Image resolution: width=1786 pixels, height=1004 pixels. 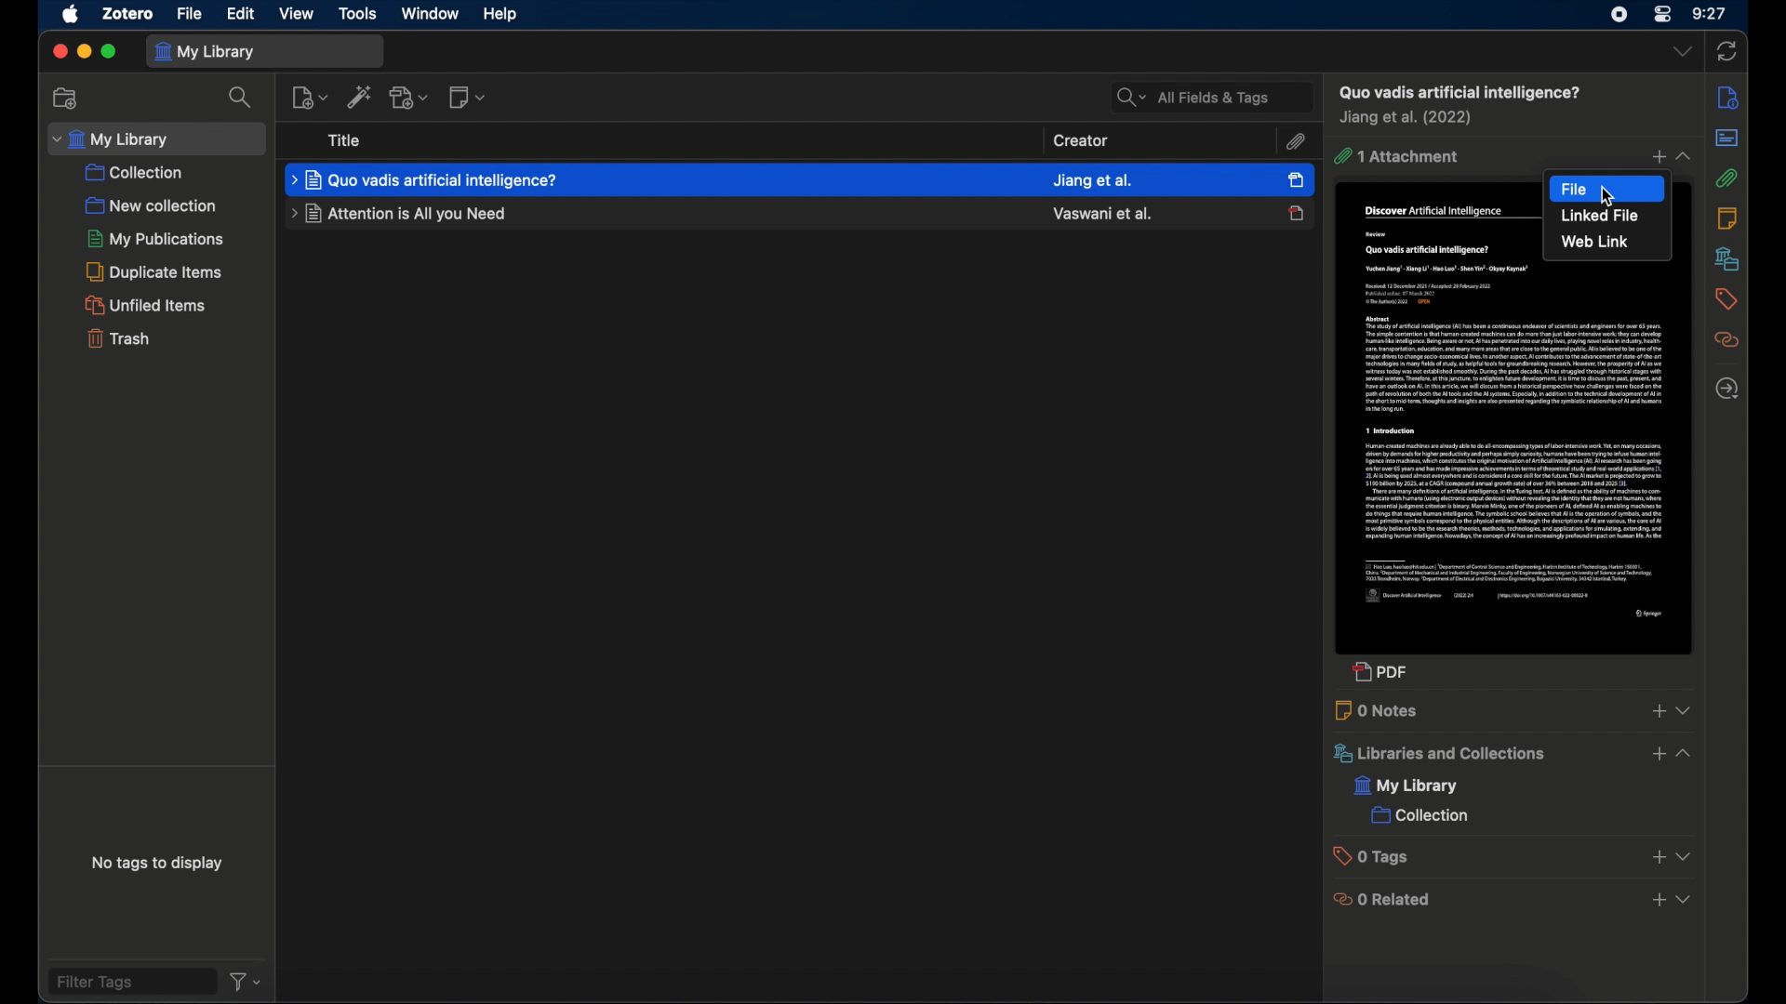 What do you see at coordinates (1727, 97) in the screenshot?
I see `info` at bounding box center [1727, 97].